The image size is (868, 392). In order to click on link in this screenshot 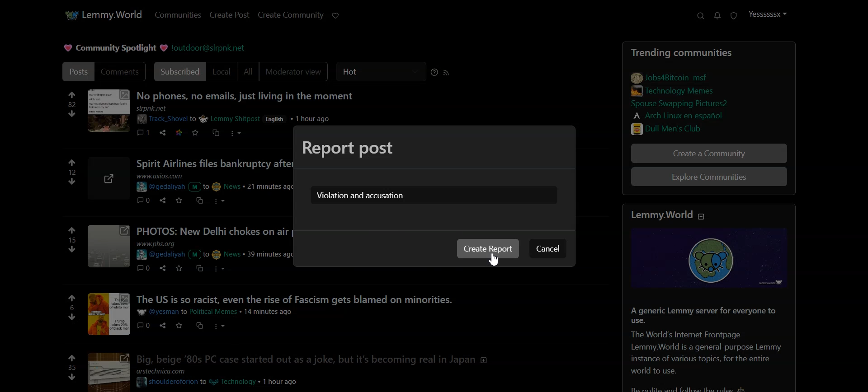, I will do `click(178, 132)`.